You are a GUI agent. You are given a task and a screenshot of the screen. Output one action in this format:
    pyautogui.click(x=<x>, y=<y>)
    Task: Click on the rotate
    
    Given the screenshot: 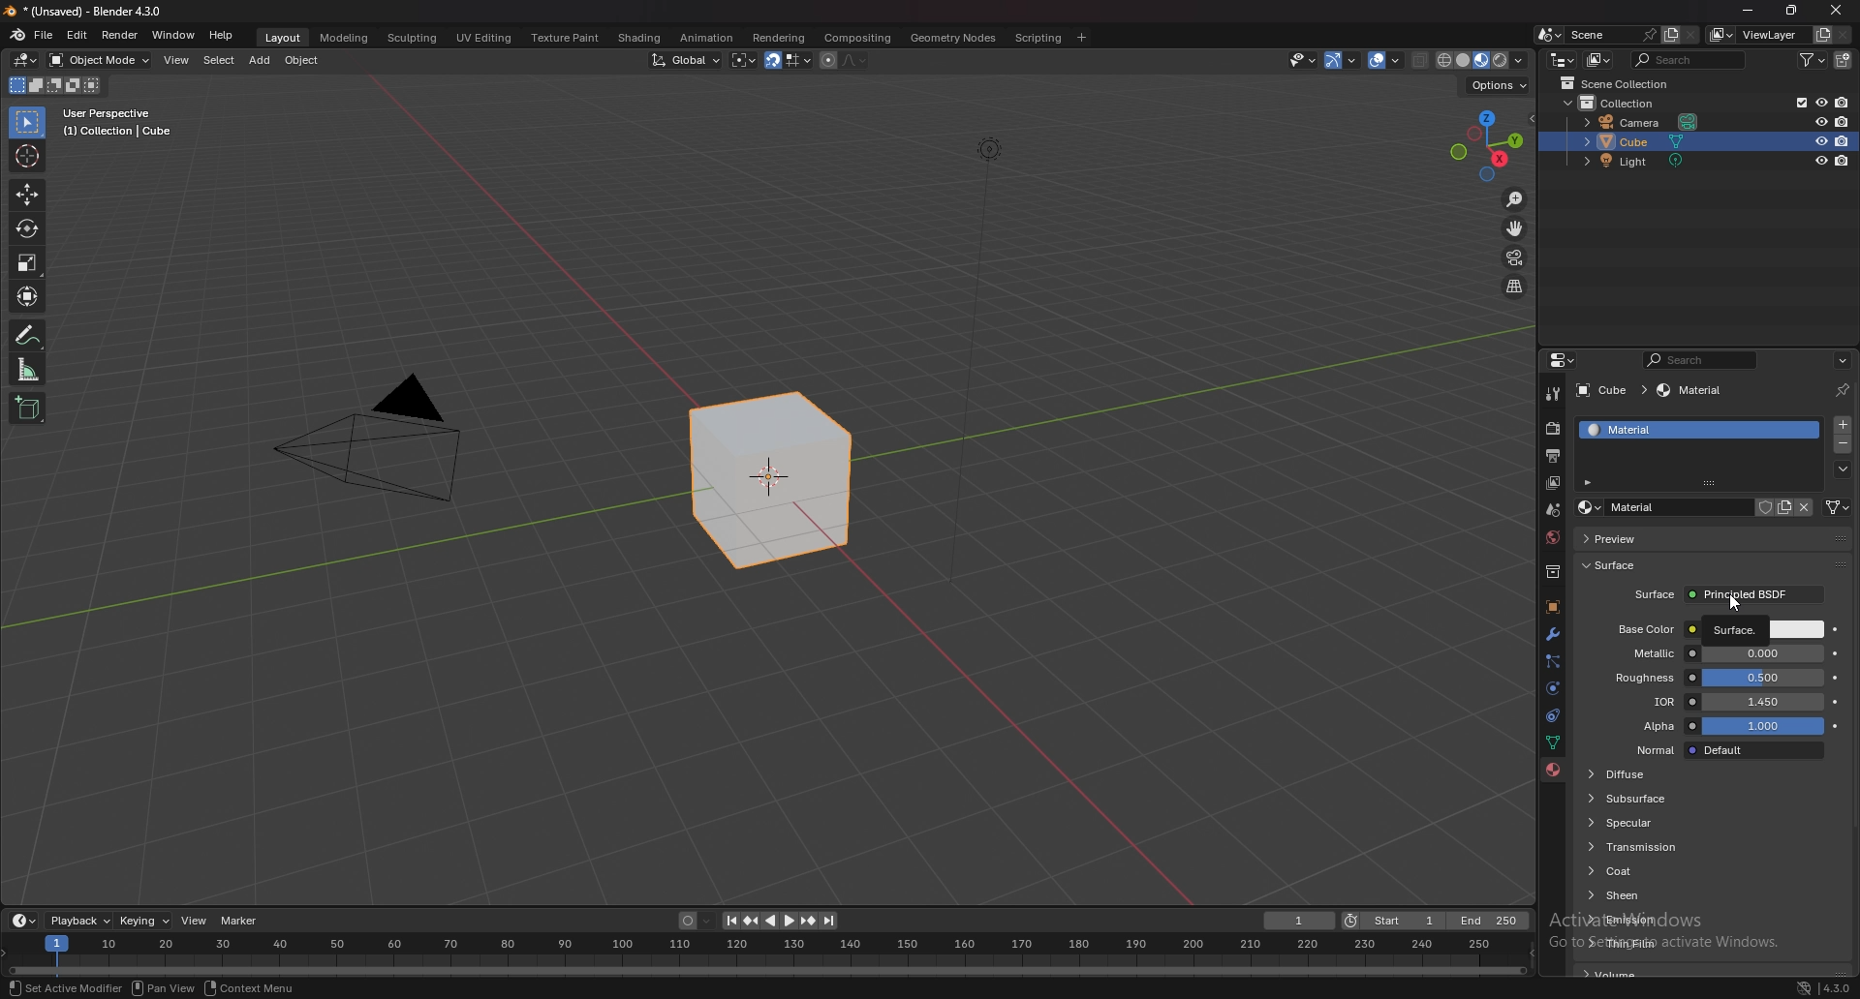 What is the action you would take?
    pyautogui.click(x=27, y=229)
    